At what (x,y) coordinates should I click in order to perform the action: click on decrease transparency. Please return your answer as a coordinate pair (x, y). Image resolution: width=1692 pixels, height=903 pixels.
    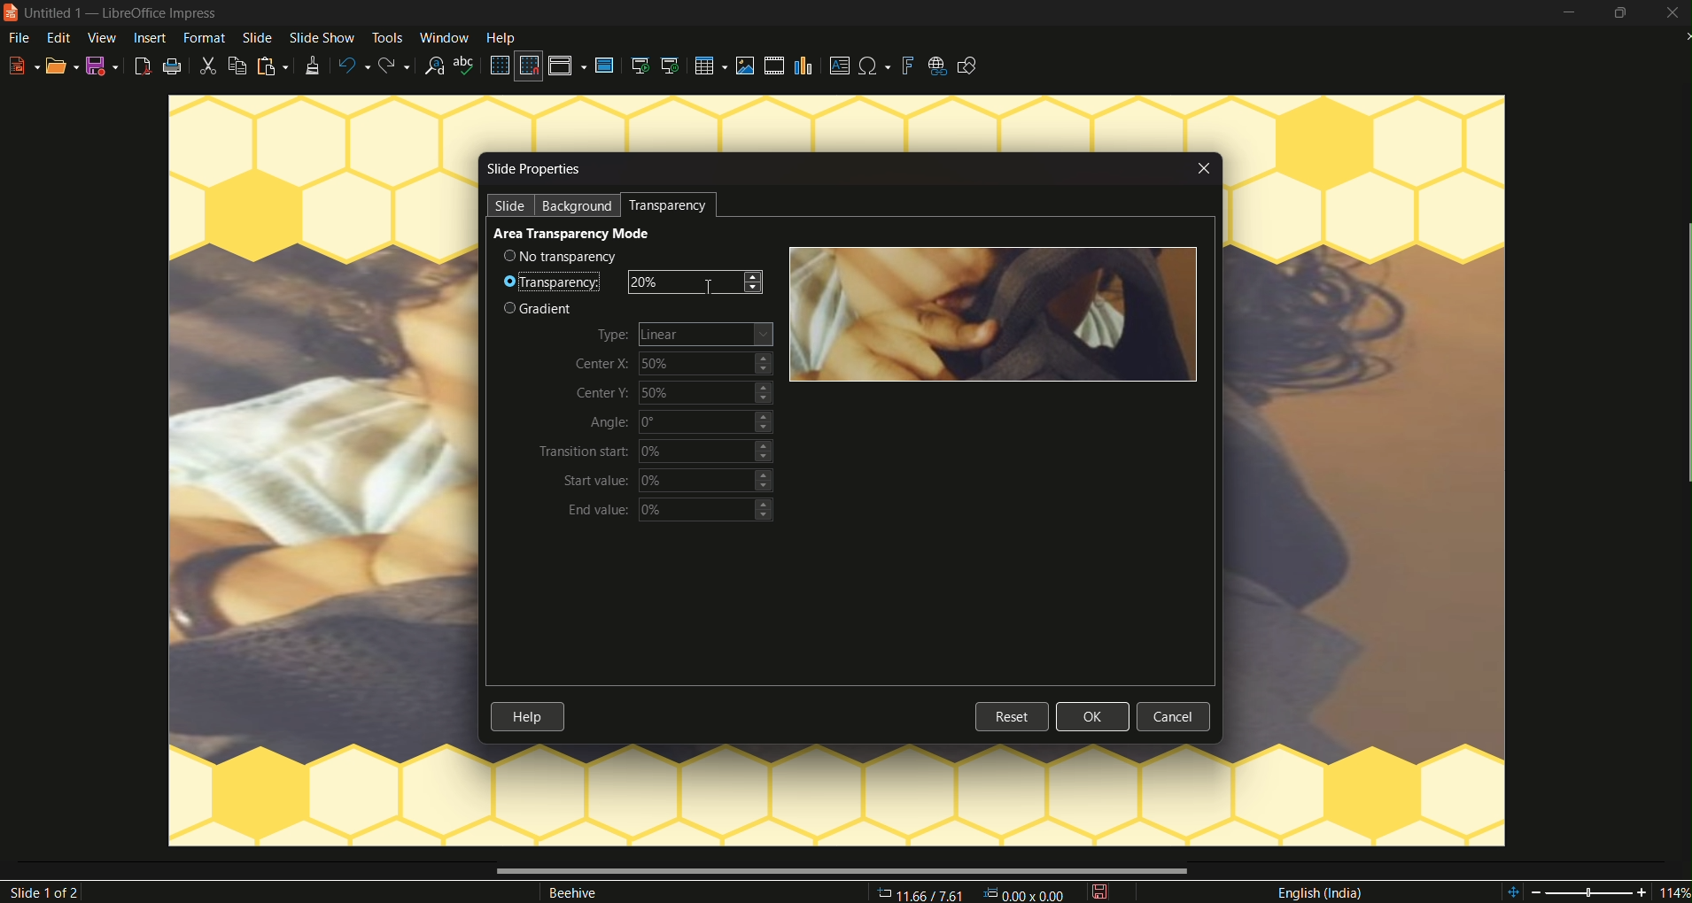
    Looking at the image, I should click on (758, 289).